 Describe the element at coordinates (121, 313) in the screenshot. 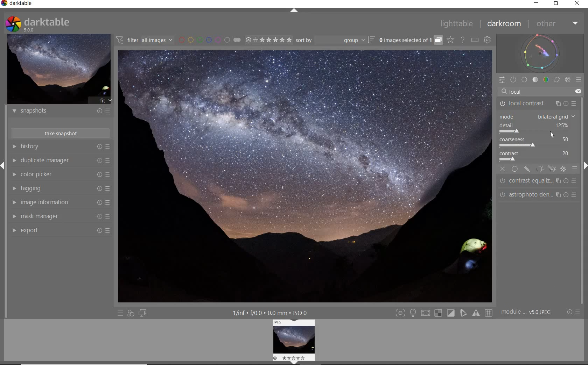

I see `QUICK ACCESS TO PRESET` at that location.